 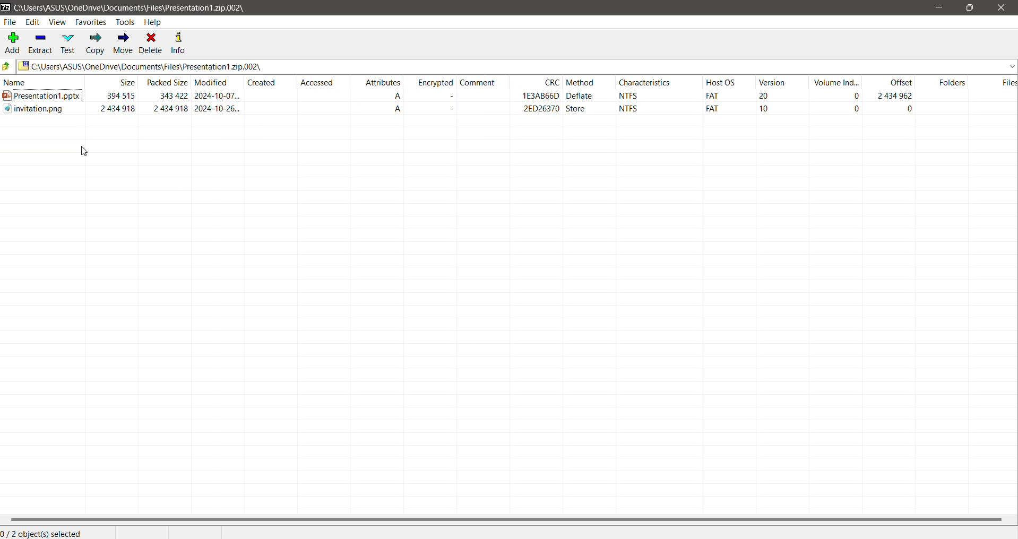 I want to click on 0, so click(x=852, y=109).